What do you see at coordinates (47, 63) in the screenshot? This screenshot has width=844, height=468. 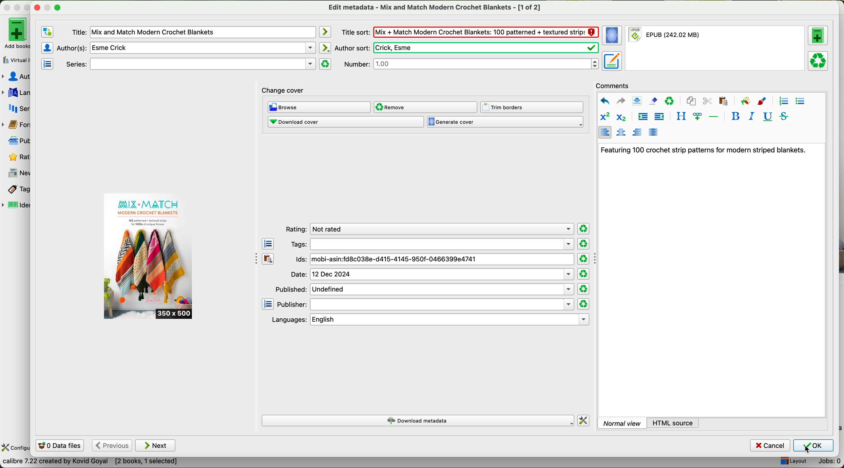 I see `set the series manage editor` at bounding box center [47, 63].